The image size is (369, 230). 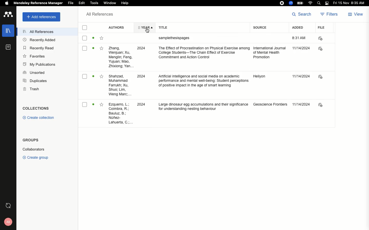 I want to click on view status, so click(x=93, y=39).